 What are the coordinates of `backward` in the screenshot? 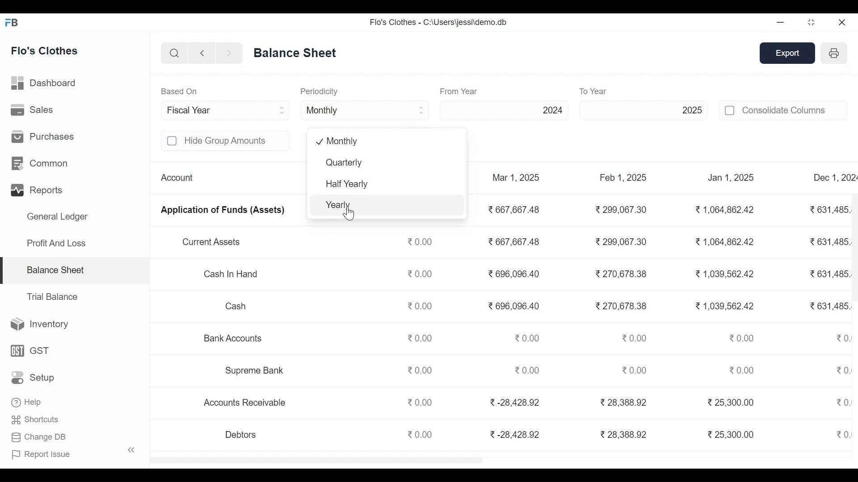 It's located at (202, 54).